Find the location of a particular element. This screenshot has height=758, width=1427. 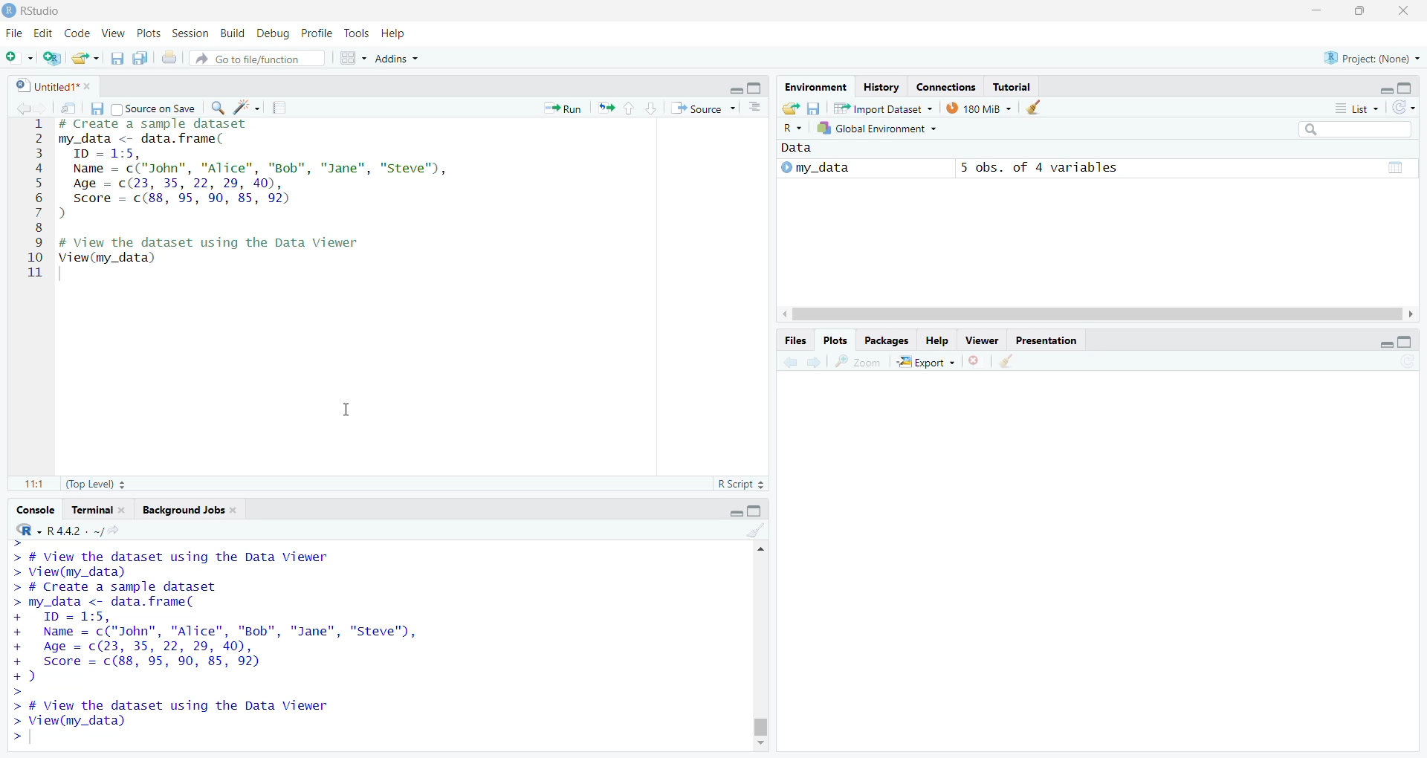

Rstudio is located at coordinates (32, 10).